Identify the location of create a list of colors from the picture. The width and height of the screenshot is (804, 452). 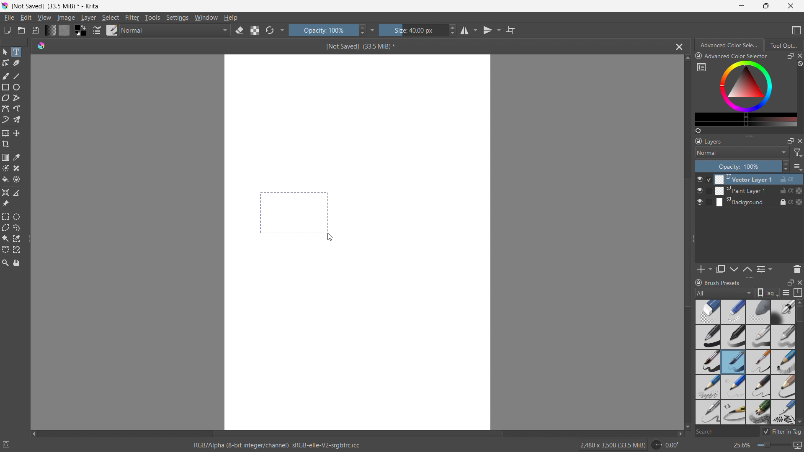
(698, 131).